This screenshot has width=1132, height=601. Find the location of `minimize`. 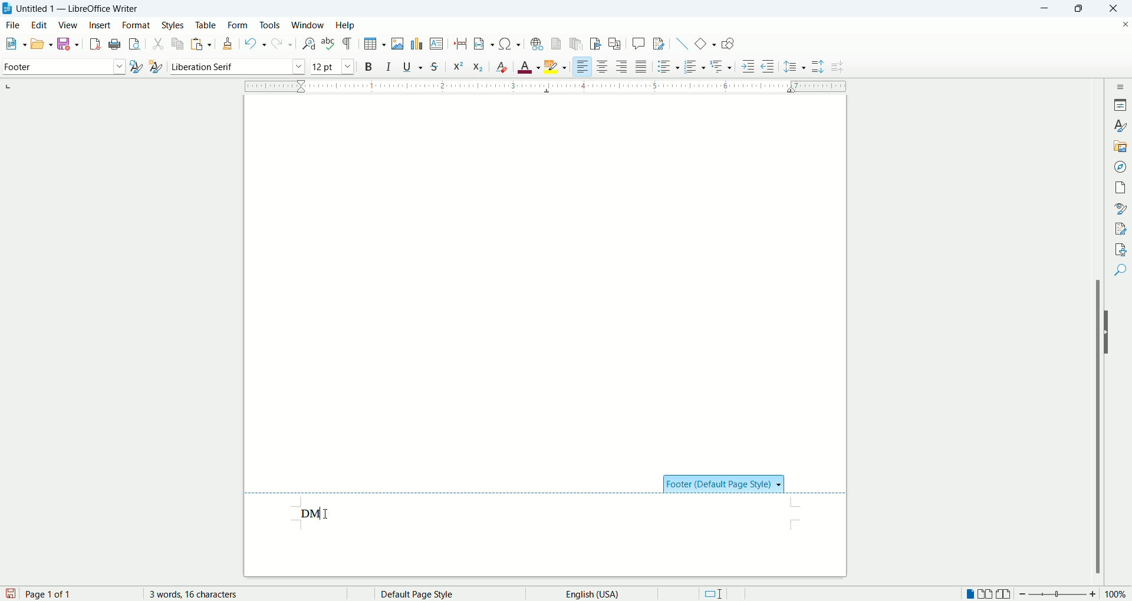

minimize is located at coordinates (1048, 8).